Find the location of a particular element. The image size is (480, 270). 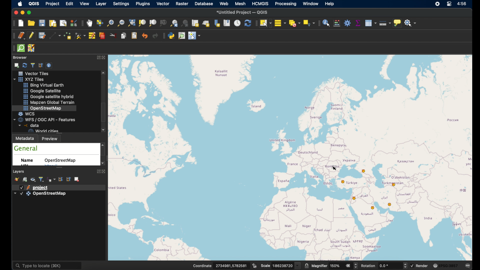

magnifier value is located at coordinates (335, 265).